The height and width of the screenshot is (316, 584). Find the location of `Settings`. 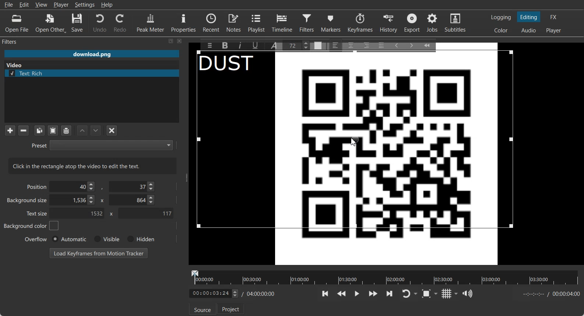

Settings is located at coordinates (85, 5).